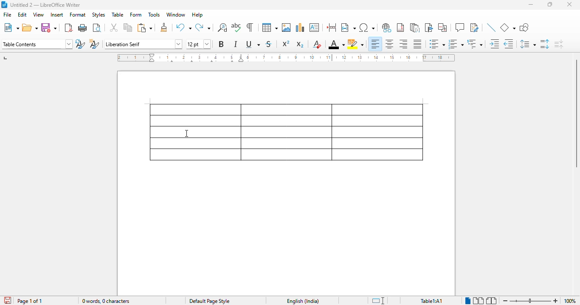 The width and height of the screenshot is (580, 305). Describe the element at coordinates (300, 44) in the screenshot. I see `subscript` at that location.